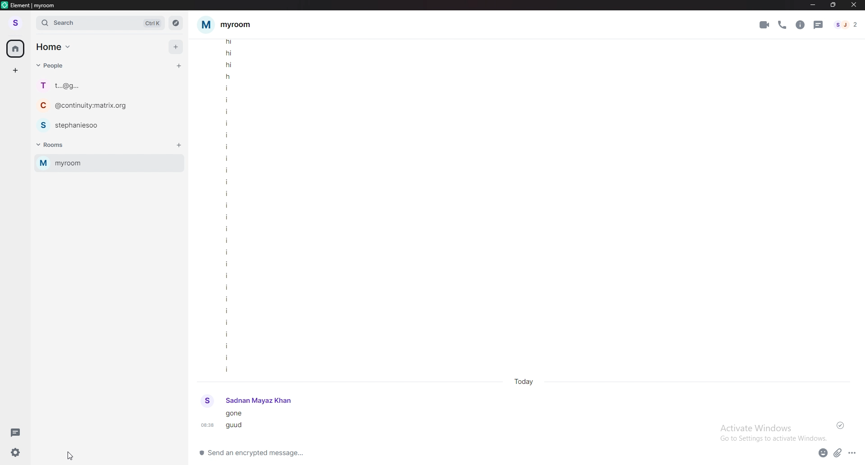  Describe the element at coordinates (16, 70) in the screenshot. I see `create a space` at that location.